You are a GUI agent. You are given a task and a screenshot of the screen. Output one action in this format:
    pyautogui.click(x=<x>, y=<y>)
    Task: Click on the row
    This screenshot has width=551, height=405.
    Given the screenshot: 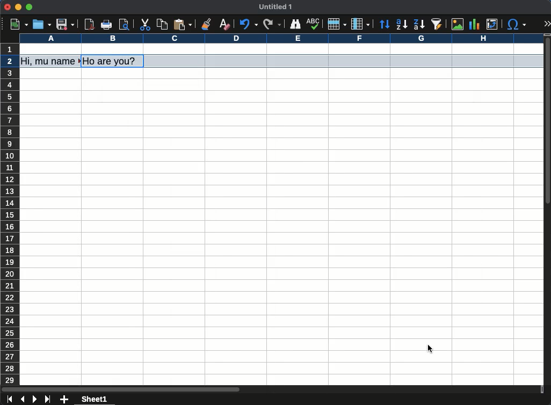 What is the action you would take?
    pyautogui.click(x=337, y=25)
    